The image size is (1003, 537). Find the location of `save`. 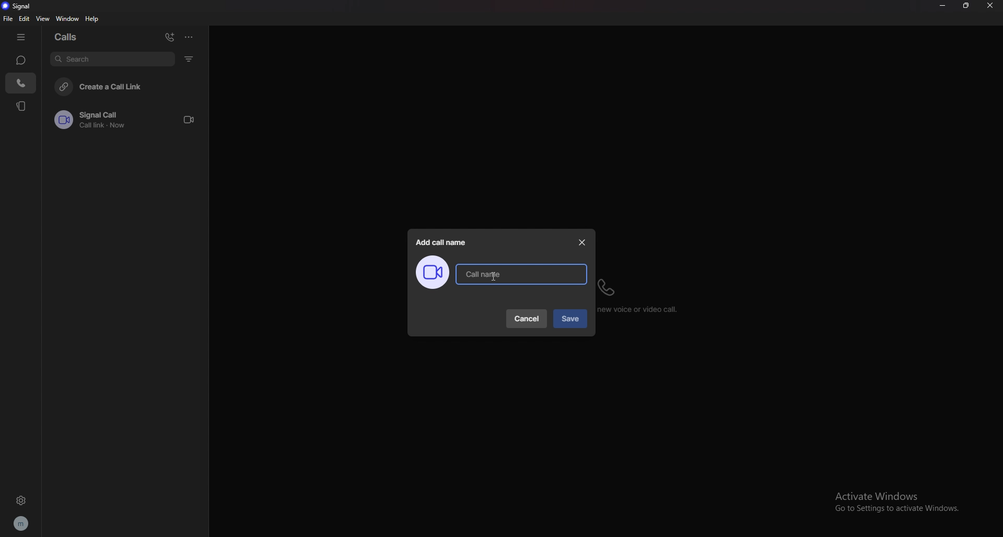

save is located at coordinates (569, 319).